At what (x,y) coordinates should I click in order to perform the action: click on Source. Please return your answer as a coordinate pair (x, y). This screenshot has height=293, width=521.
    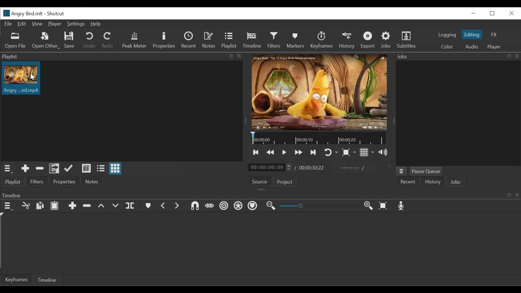
    Looking at the image, I should click on (261, 181).